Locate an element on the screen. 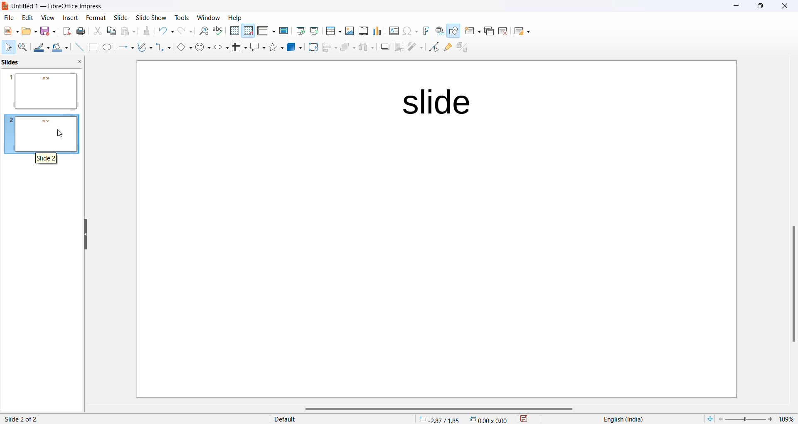 The image size is (798, 424). Export as PDF is located at coordinates (66, 31).